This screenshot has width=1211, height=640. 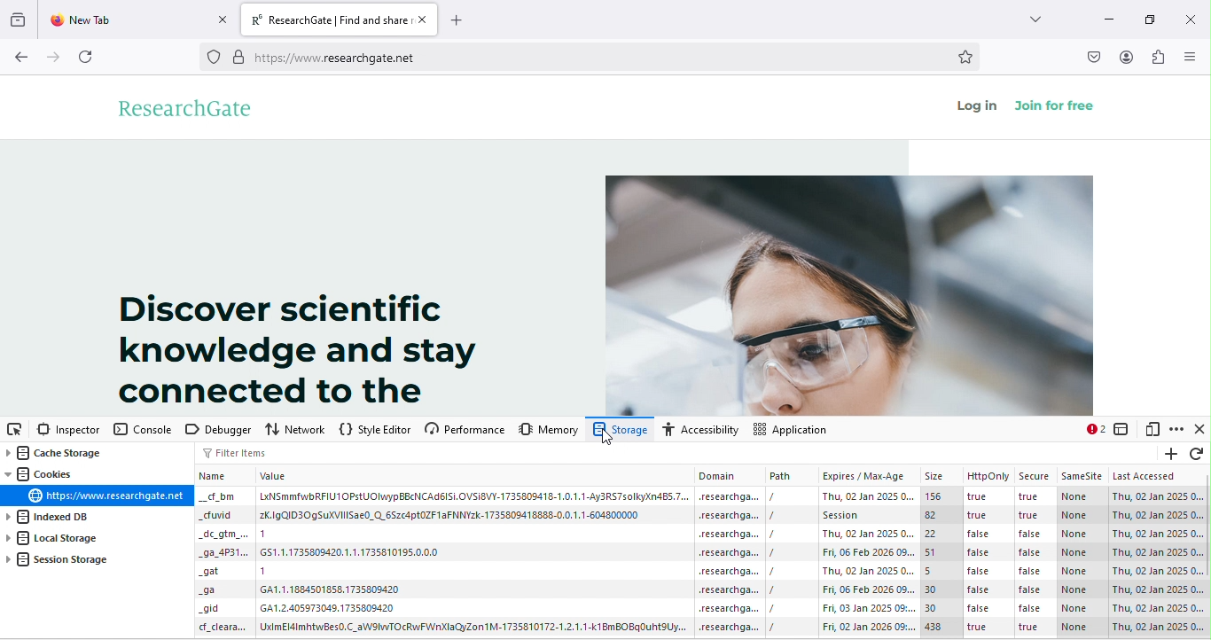 I want to click on secure , so click(x=238, y=58).